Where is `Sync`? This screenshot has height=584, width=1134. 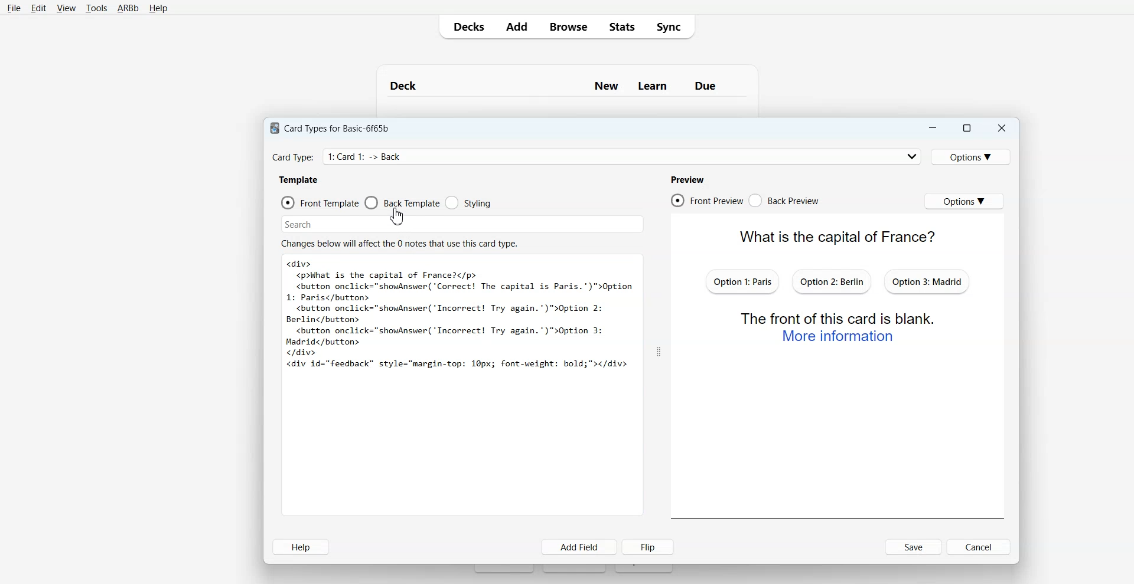 Sync is located at coordinates (672, 27).